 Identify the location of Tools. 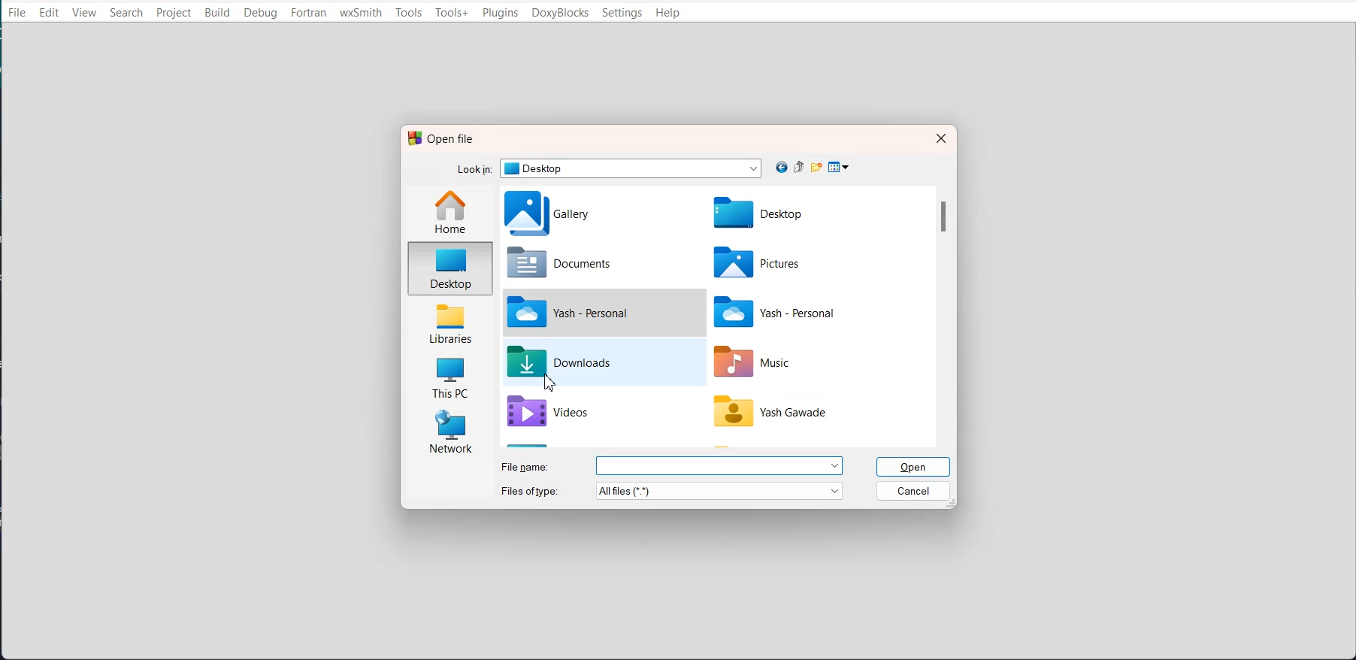
(409, 13).